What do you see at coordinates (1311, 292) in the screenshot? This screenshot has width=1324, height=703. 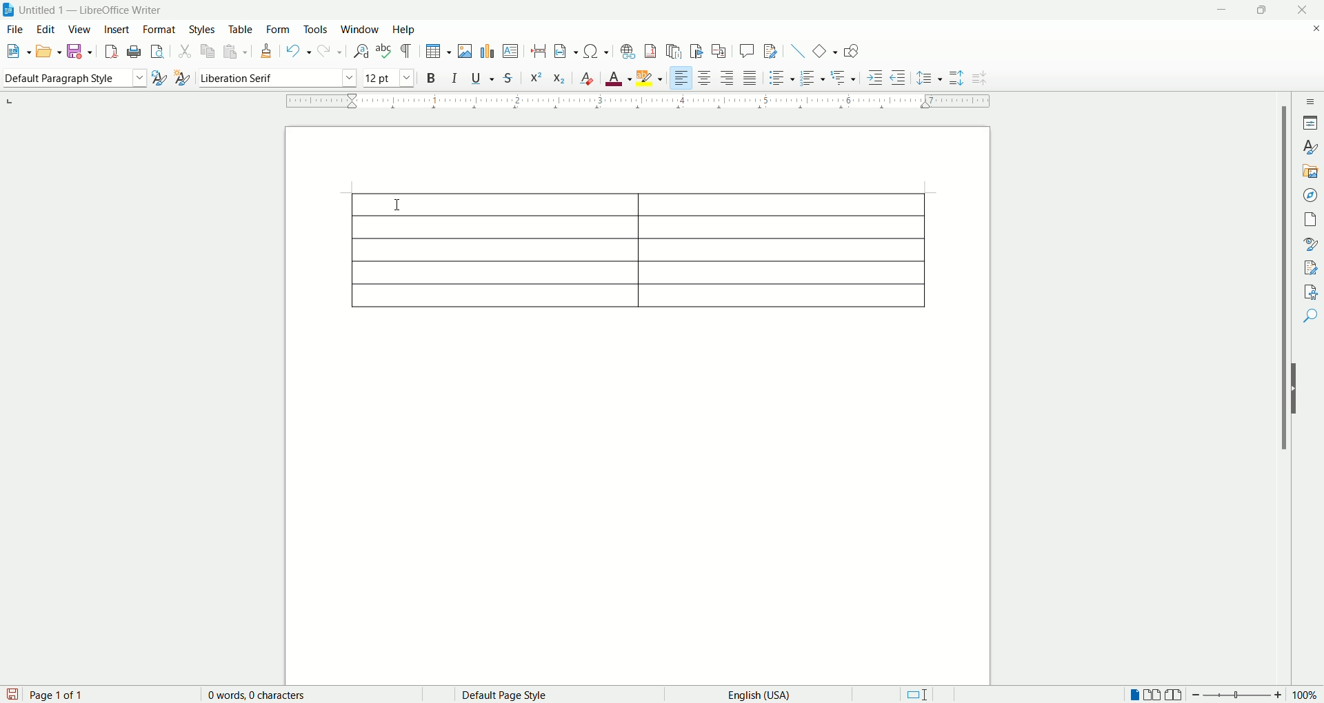 I see `accessibility check` at bounding box center [1311, 292].